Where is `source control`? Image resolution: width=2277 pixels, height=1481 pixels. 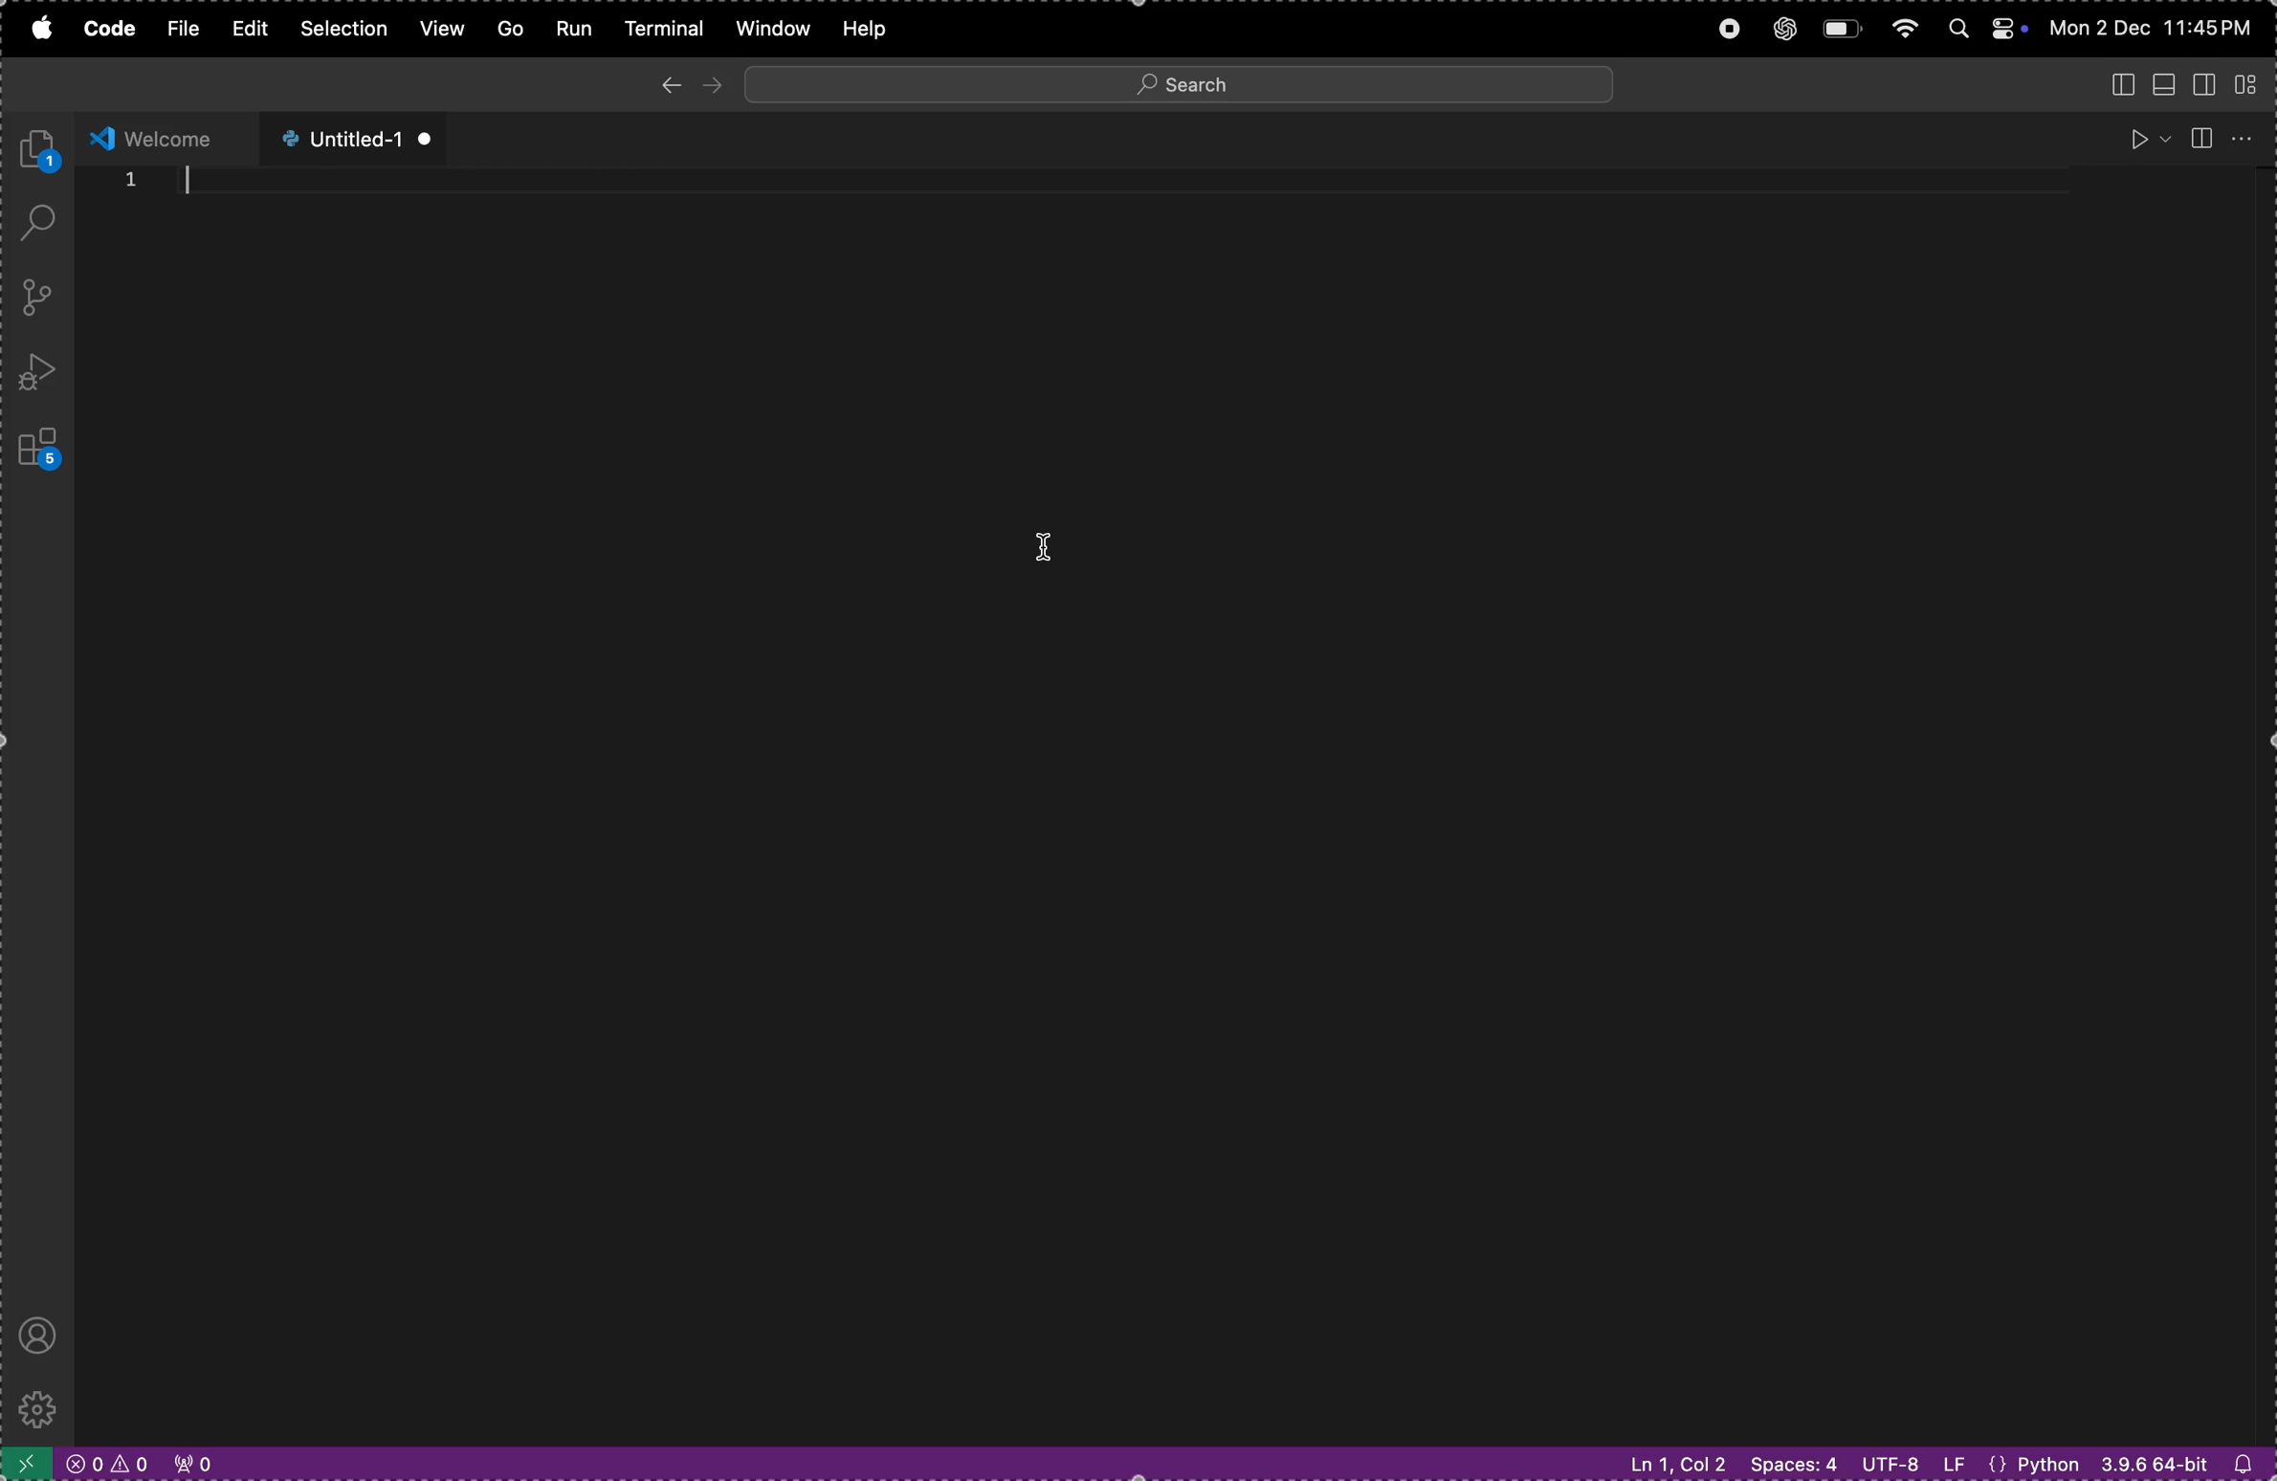 source control is located at coordinates (32, 298).